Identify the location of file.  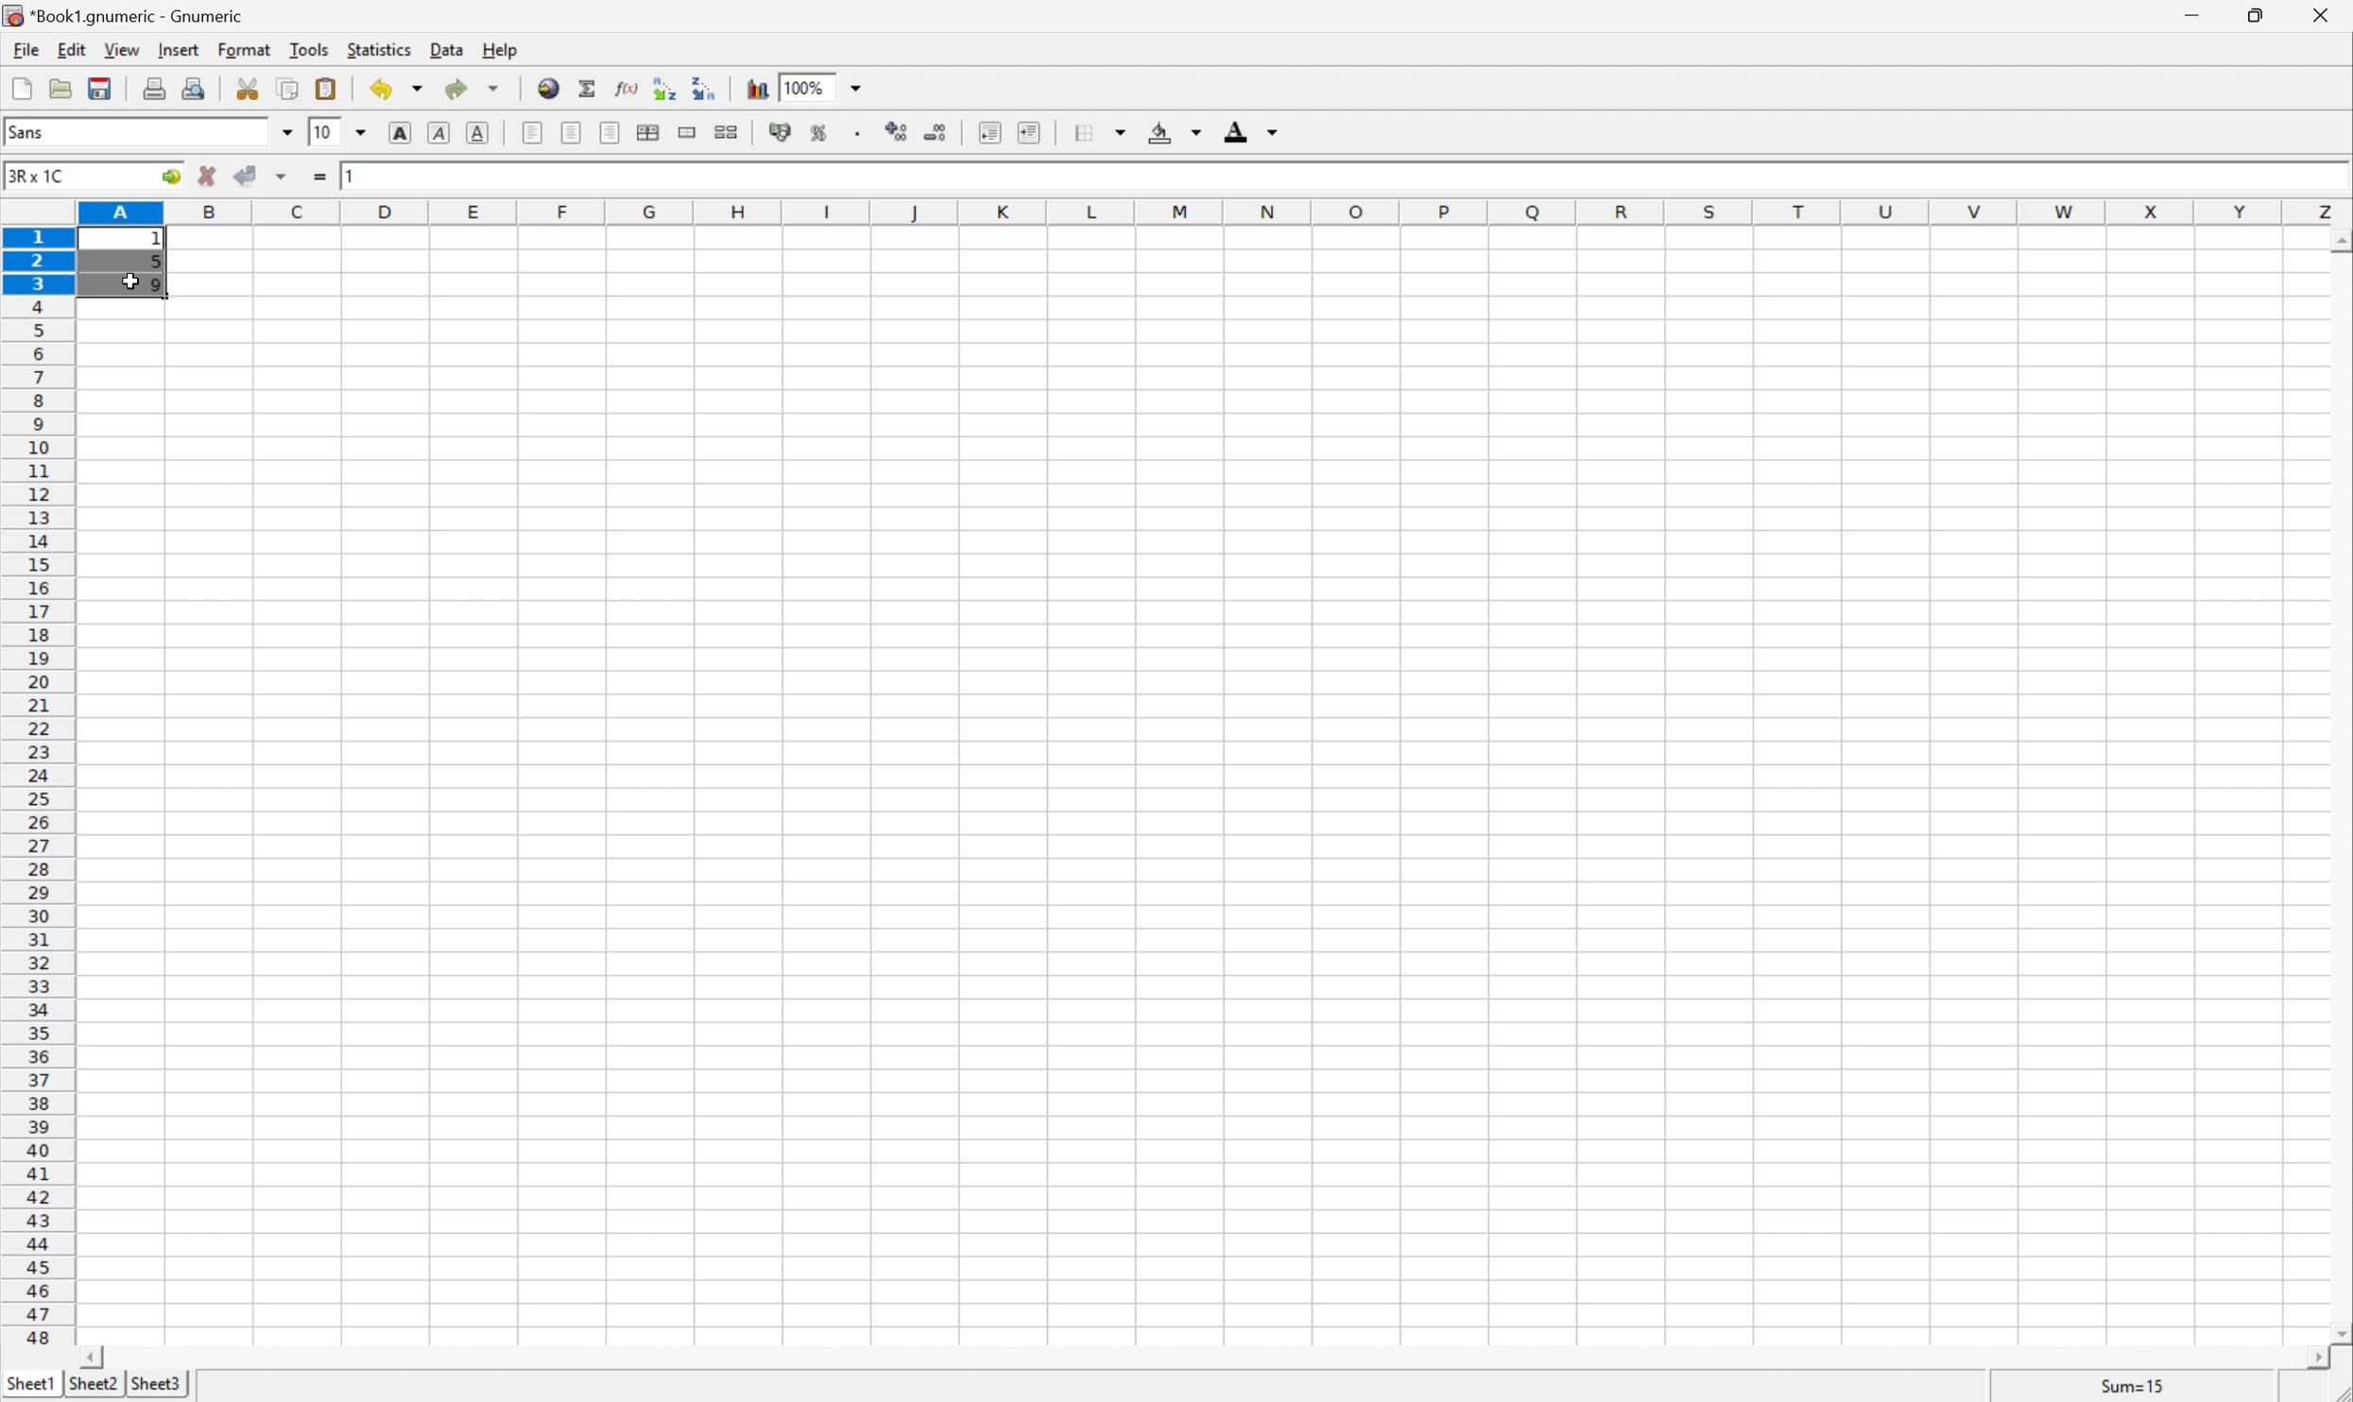
(23, 47).